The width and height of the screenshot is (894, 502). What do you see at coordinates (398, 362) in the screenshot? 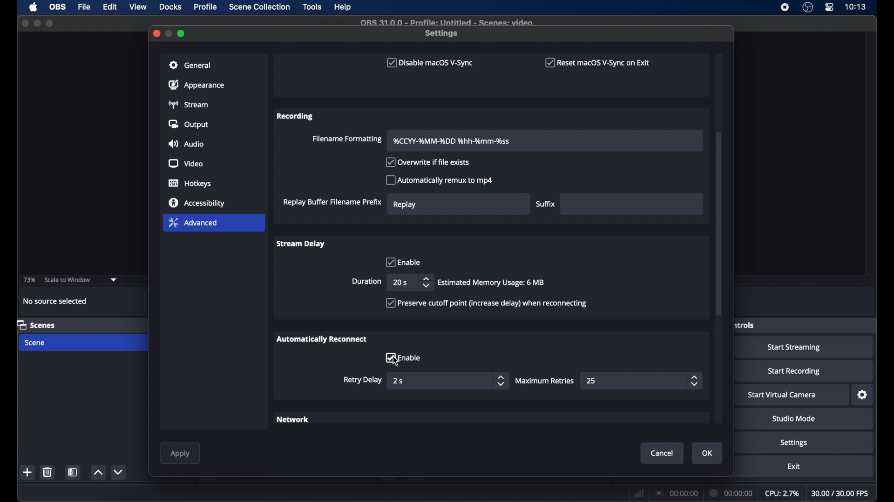
I see `cursor` at bounding box center [398, 362].